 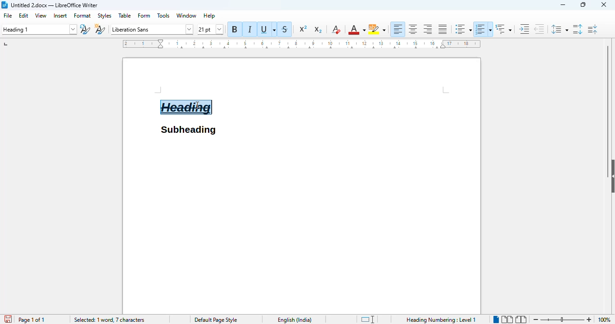 What do you see at coordinates (60, 15) in the screenshot?
I see `insert` at bounding box center [60, 15].